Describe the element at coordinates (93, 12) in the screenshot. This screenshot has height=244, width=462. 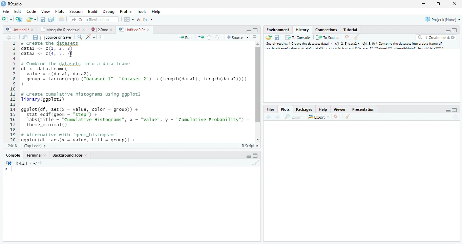
I see `Build` at that location.